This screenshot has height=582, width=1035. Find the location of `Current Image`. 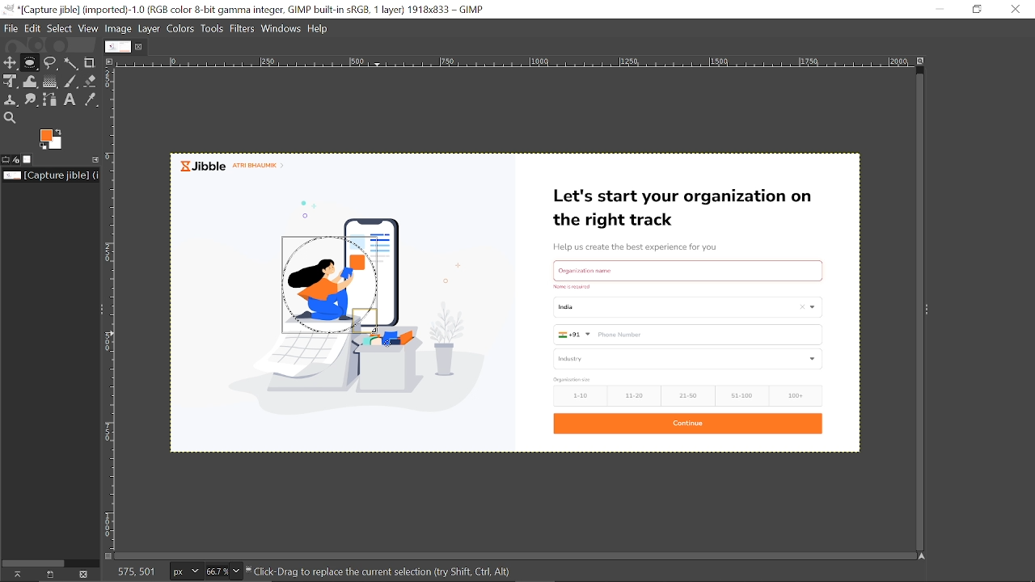

Current Image is located at coordinates (116, 46).